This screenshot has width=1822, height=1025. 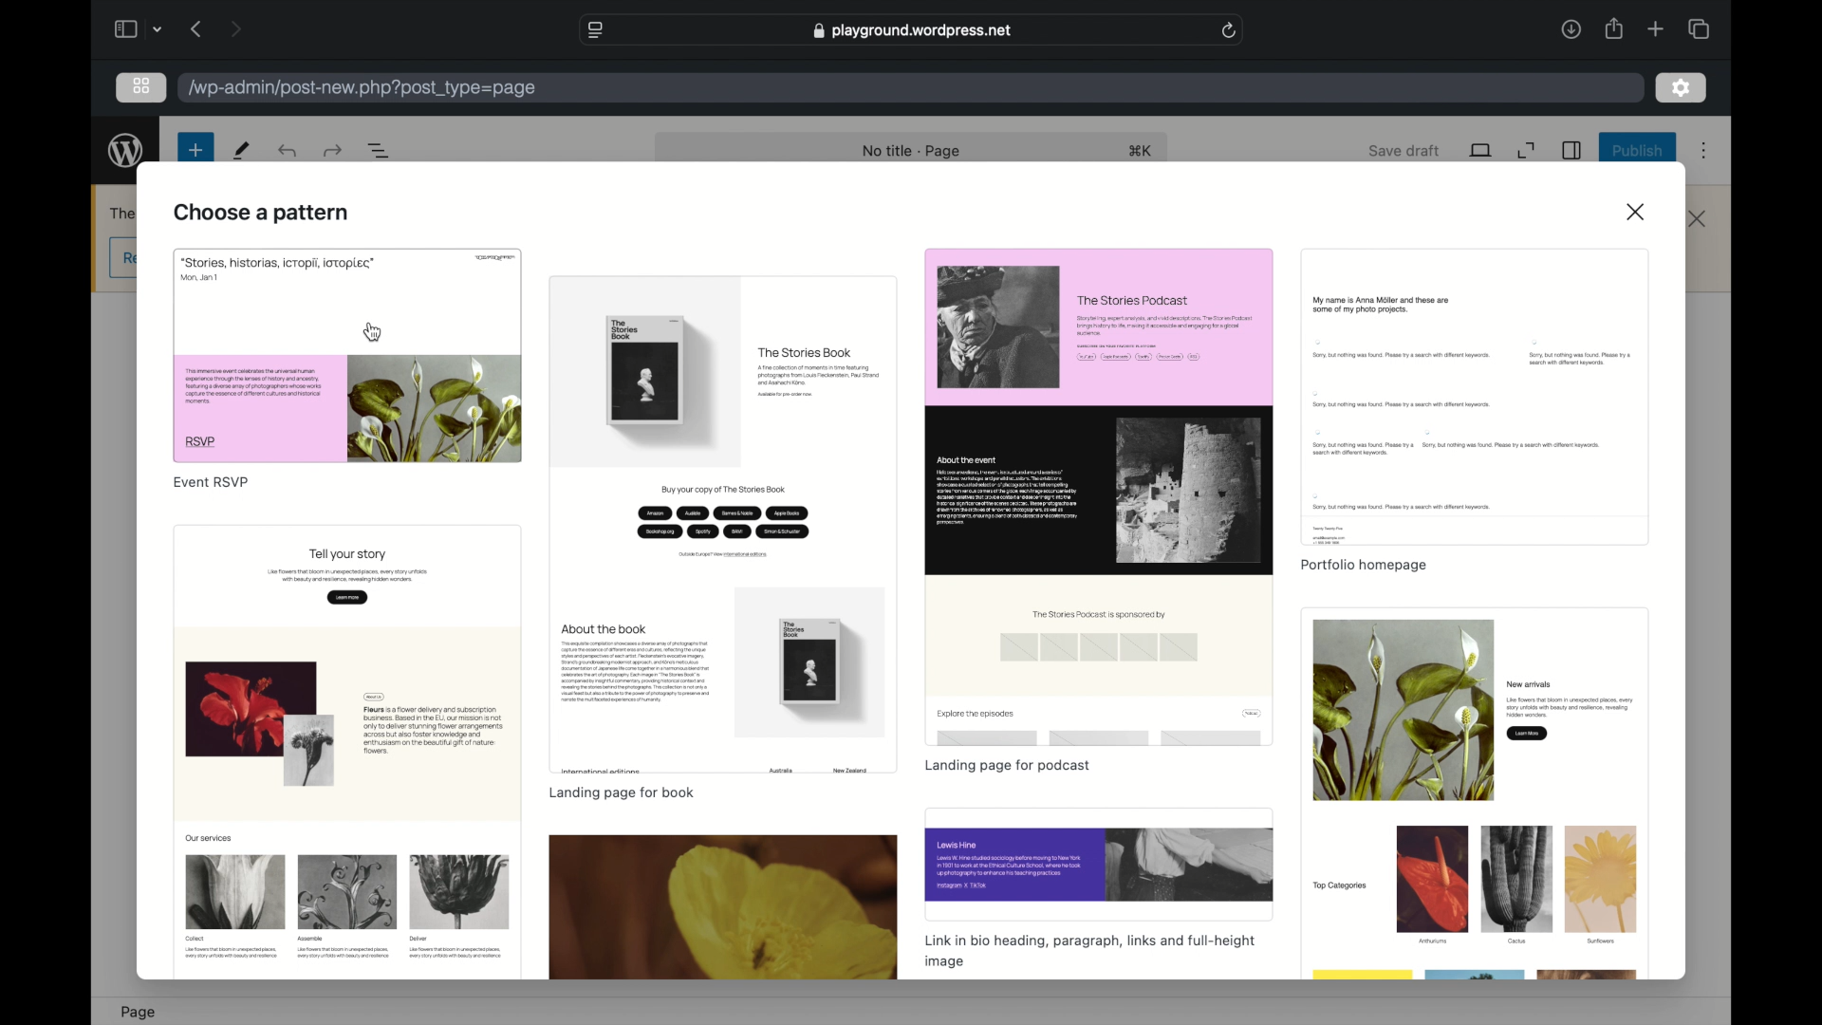 I want to click on close, so click(x=1636, y=211).